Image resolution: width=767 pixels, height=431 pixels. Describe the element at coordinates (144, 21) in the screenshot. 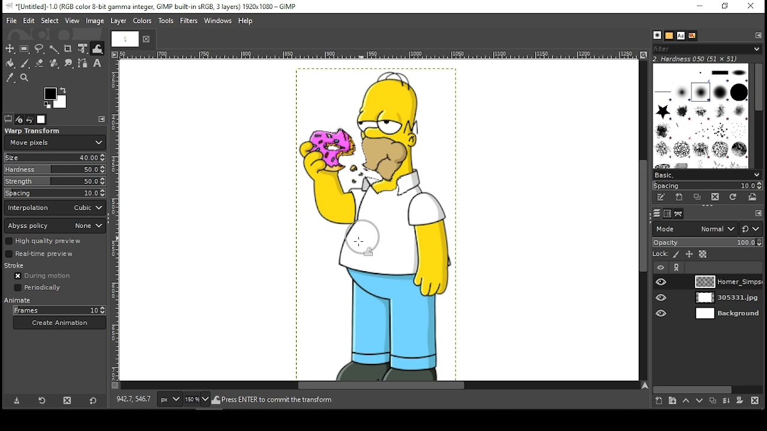

I see `colors` at that location.